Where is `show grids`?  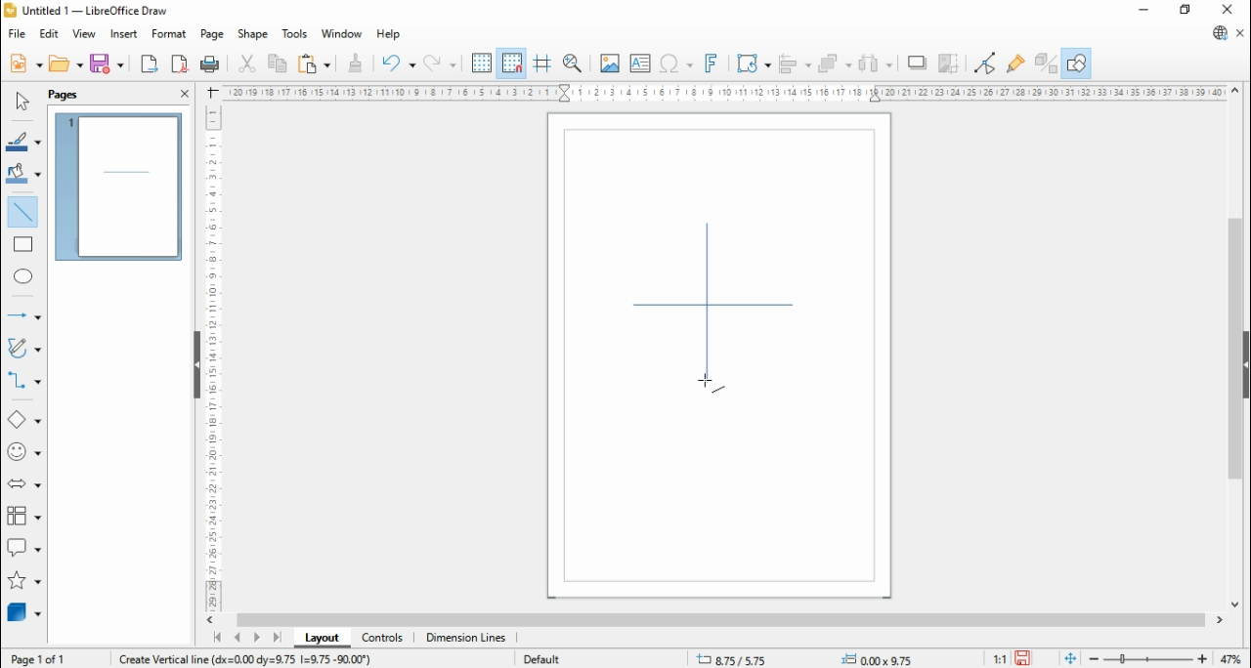
show grids is located at coordinates (482, 63).